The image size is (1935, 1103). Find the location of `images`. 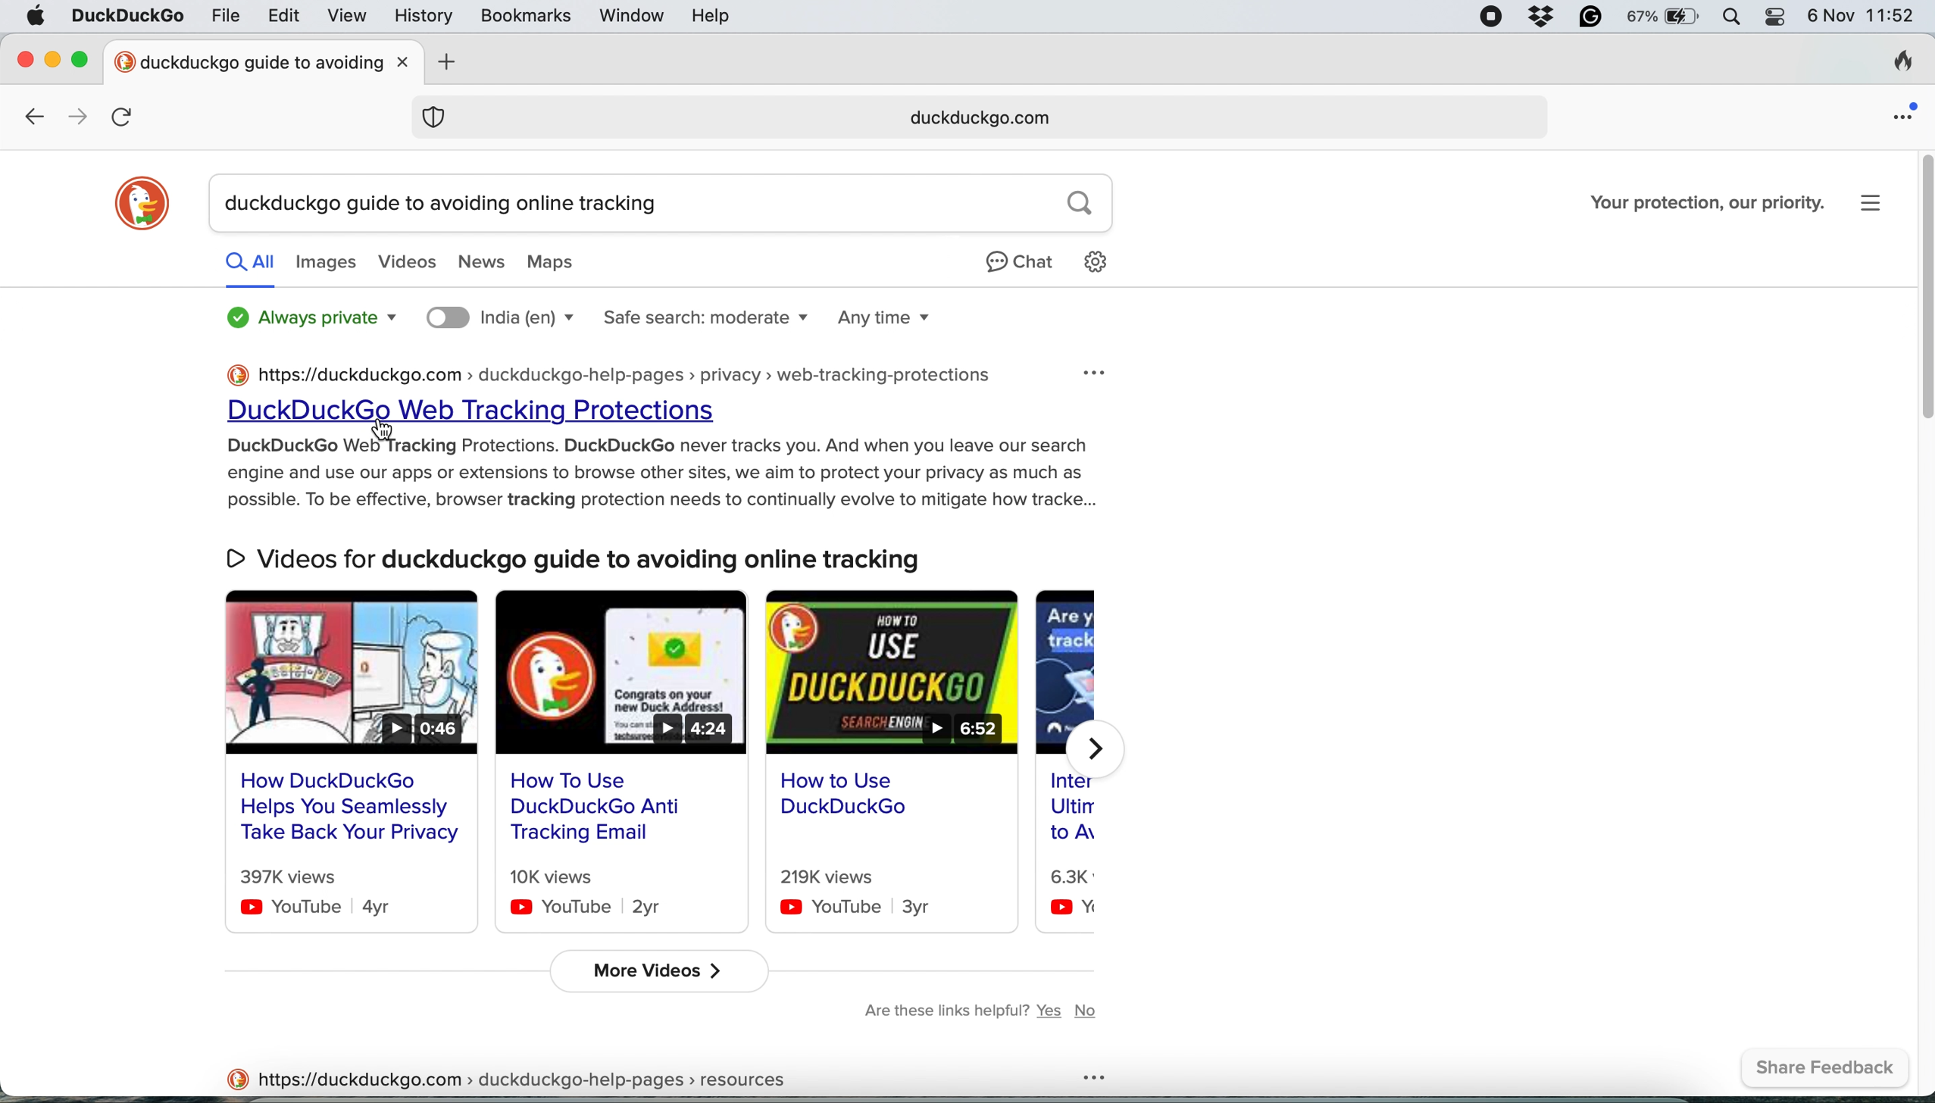

images is located at coordinates (333, 262).